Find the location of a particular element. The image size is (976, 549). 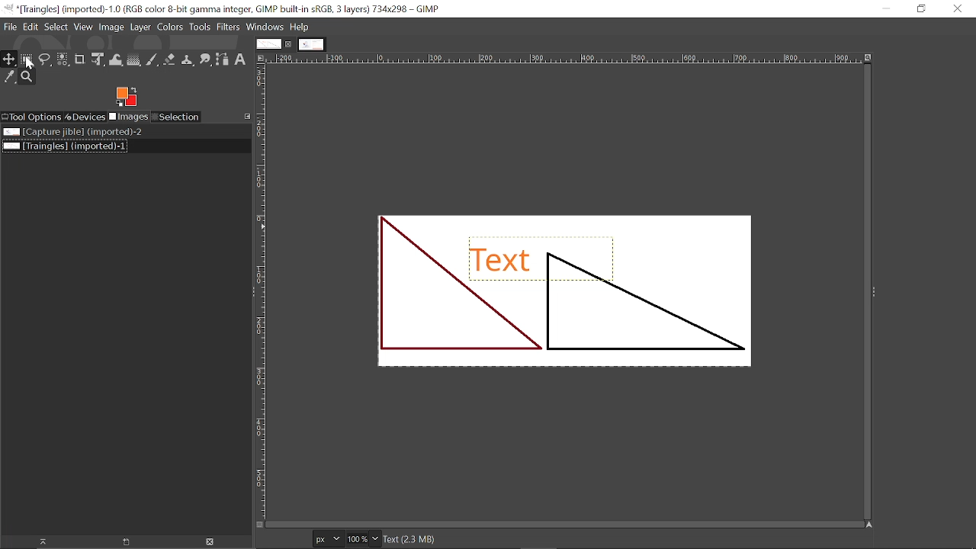

Free select is located at coordinates (46, 59).